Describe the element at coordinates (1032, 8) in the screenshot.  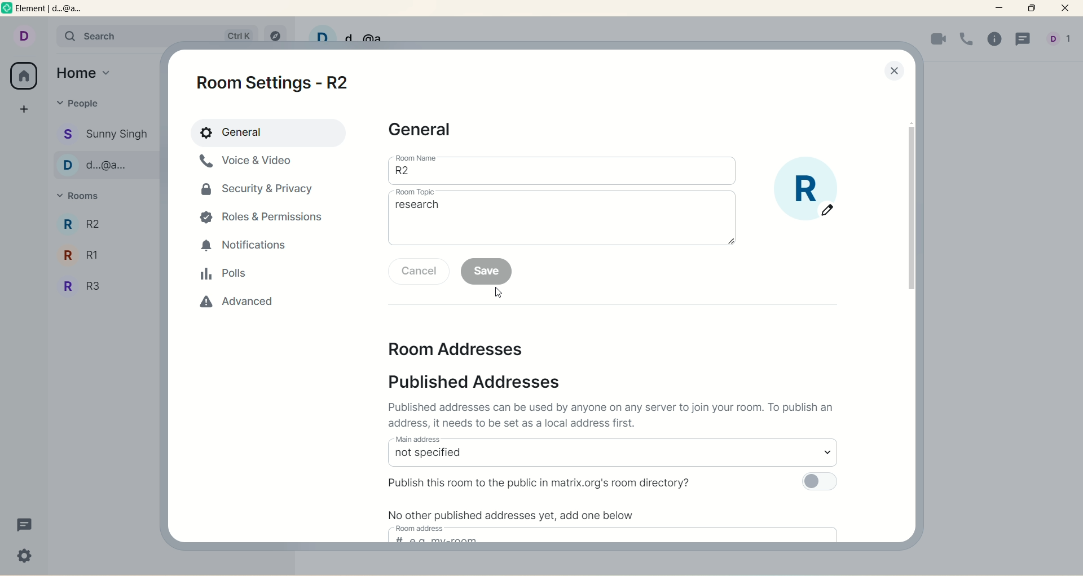
I see `maximum` at that location.